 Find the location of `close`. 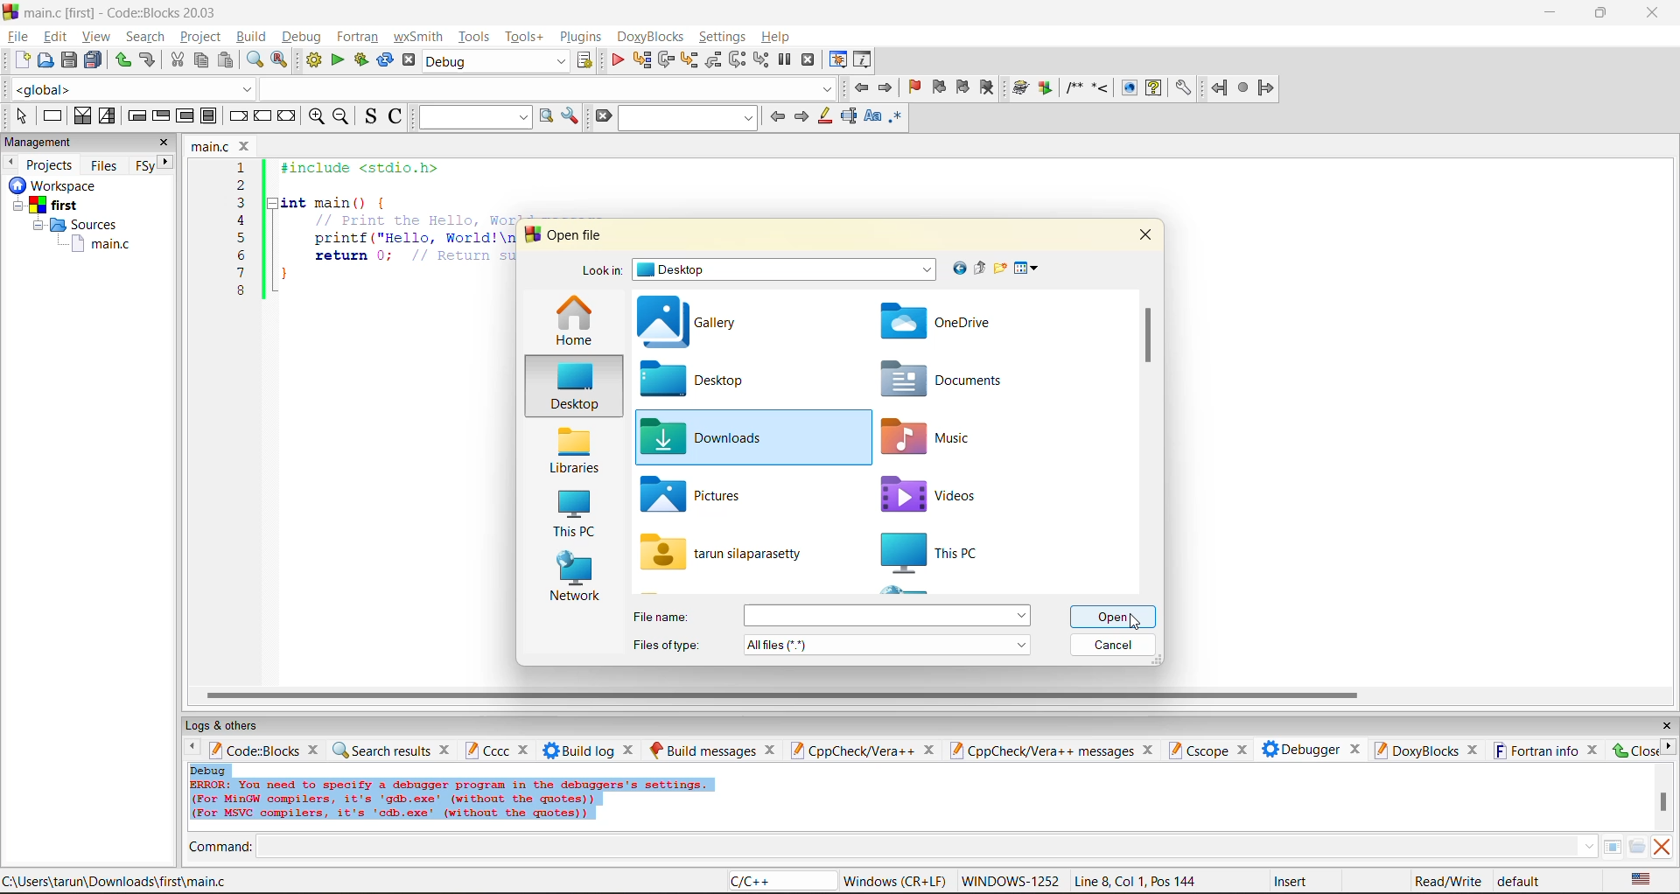

close is located at coordinates (1355, 747).